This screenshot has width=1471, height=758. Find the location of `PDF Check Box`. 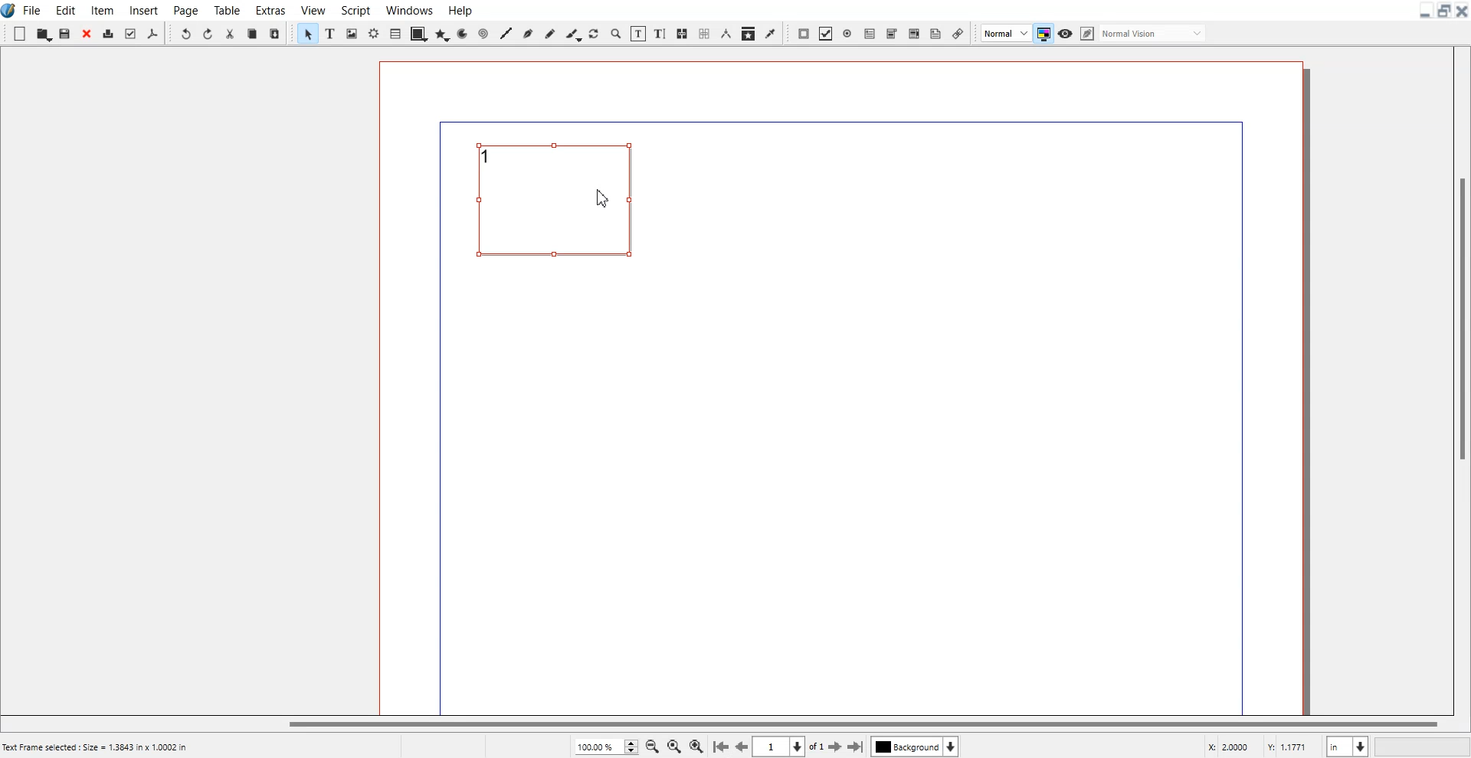

PDF Check Box is located at coordinates (827, 34).